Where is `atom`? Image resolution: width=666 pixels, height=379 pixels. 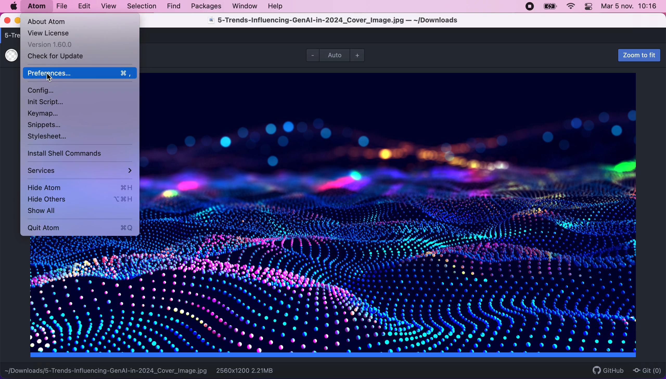 atom is located at coordinates (36, 6).